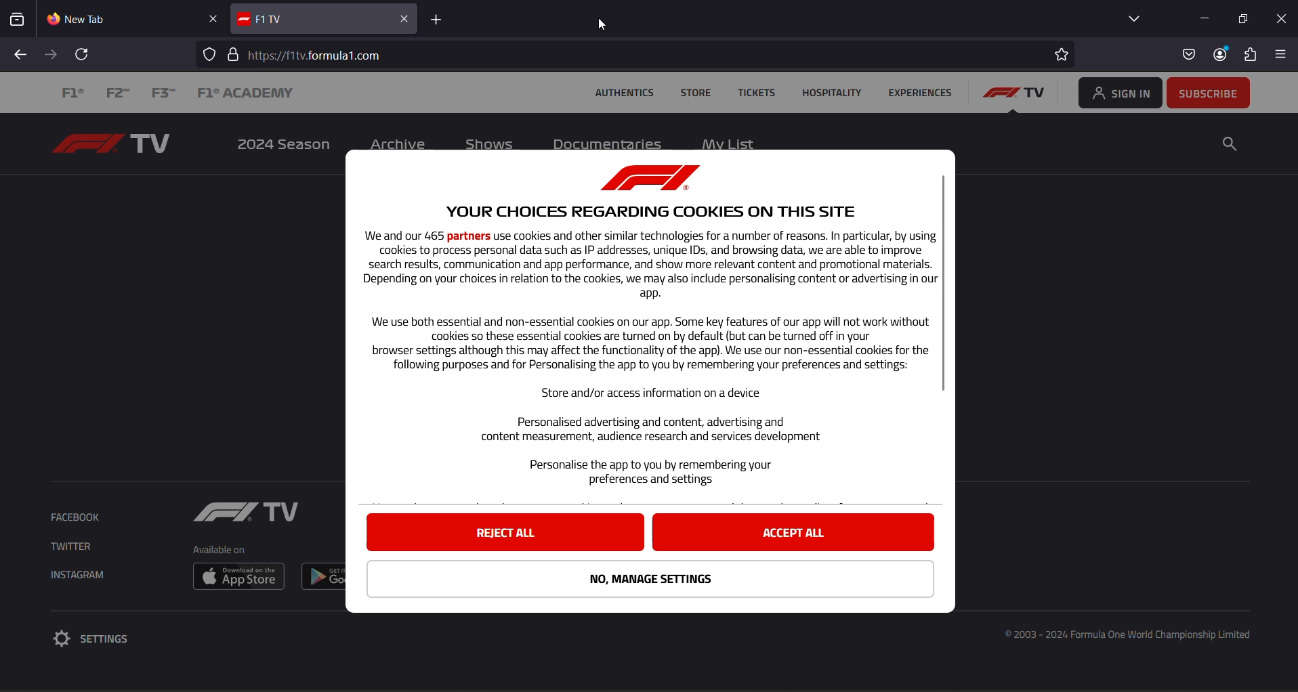  What do you see at coordinates (944, 283) in the screenshot?
I see `scroll bar` at bounding box center [944, 283].